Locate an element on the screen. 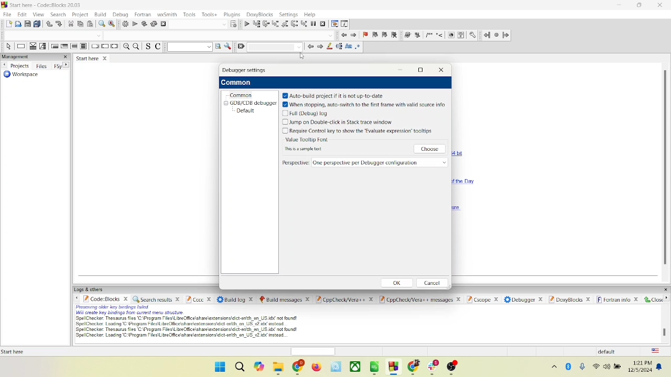 This screenshot has height=377, width=671. go forward is located at coordinates (320, 47).